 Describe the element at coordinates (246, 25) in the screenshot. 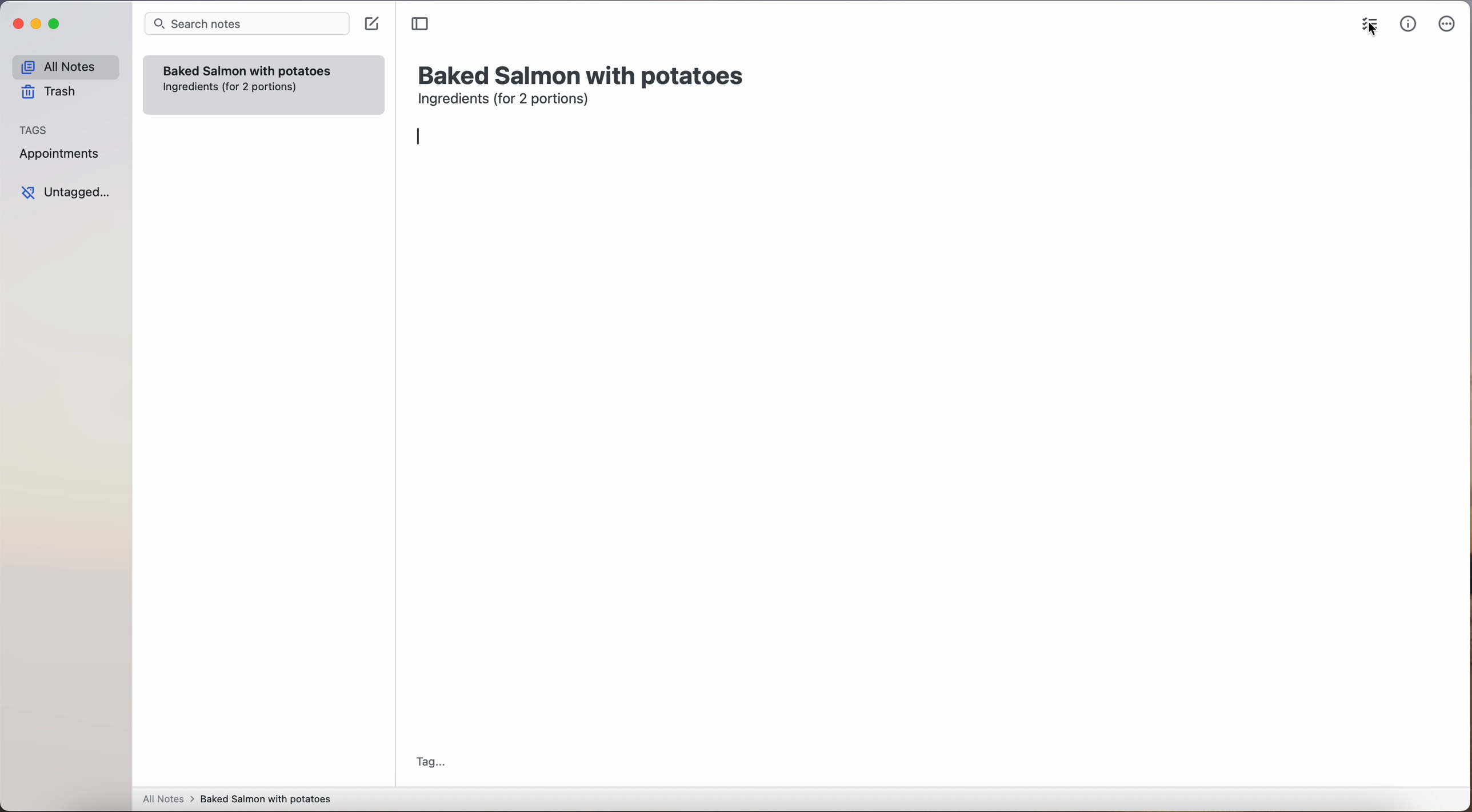

I see `search bar` at that location.